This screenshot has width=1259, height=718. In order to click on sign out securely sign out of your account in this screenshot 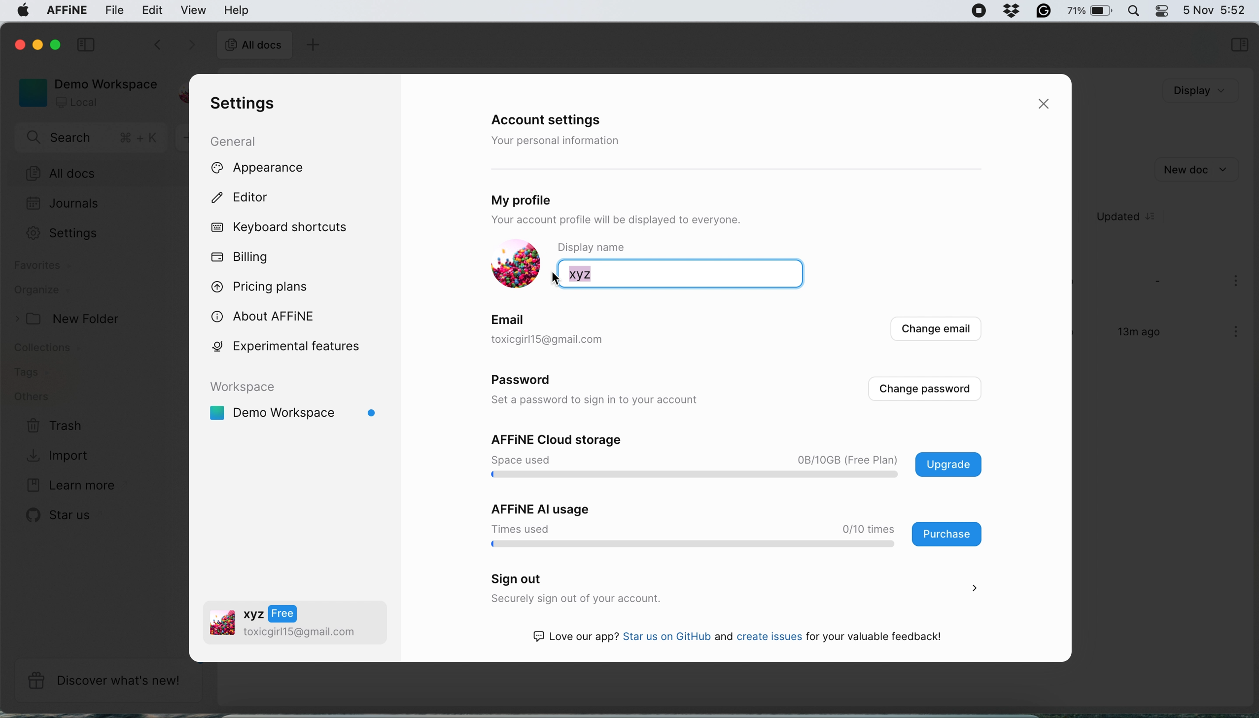, I will do `click(731, 589)`.